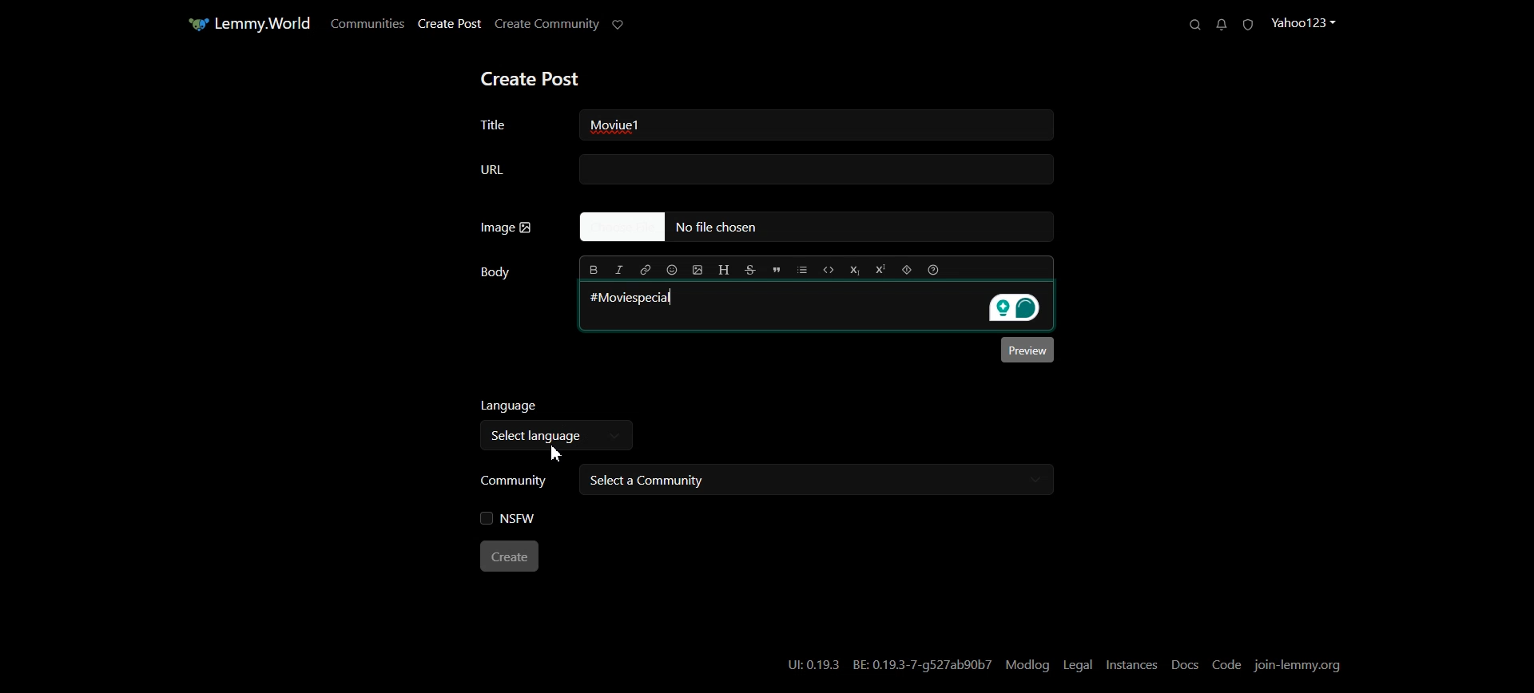 The width and height of the screenshot is (1534, 693). What do you see at coordinates (813, 480) in the screenshot?
I see `Select a community` at bounding box center [813, 480].